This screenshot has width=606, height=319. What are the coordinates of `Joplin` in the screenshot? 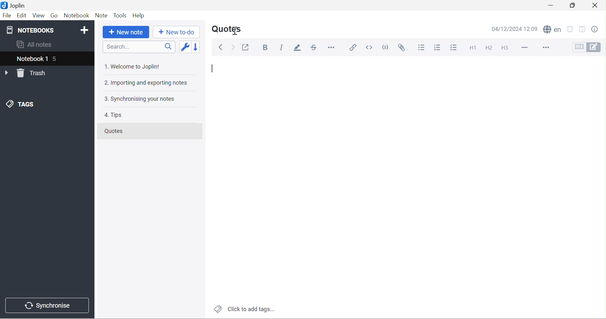 It's located at (15, 5).